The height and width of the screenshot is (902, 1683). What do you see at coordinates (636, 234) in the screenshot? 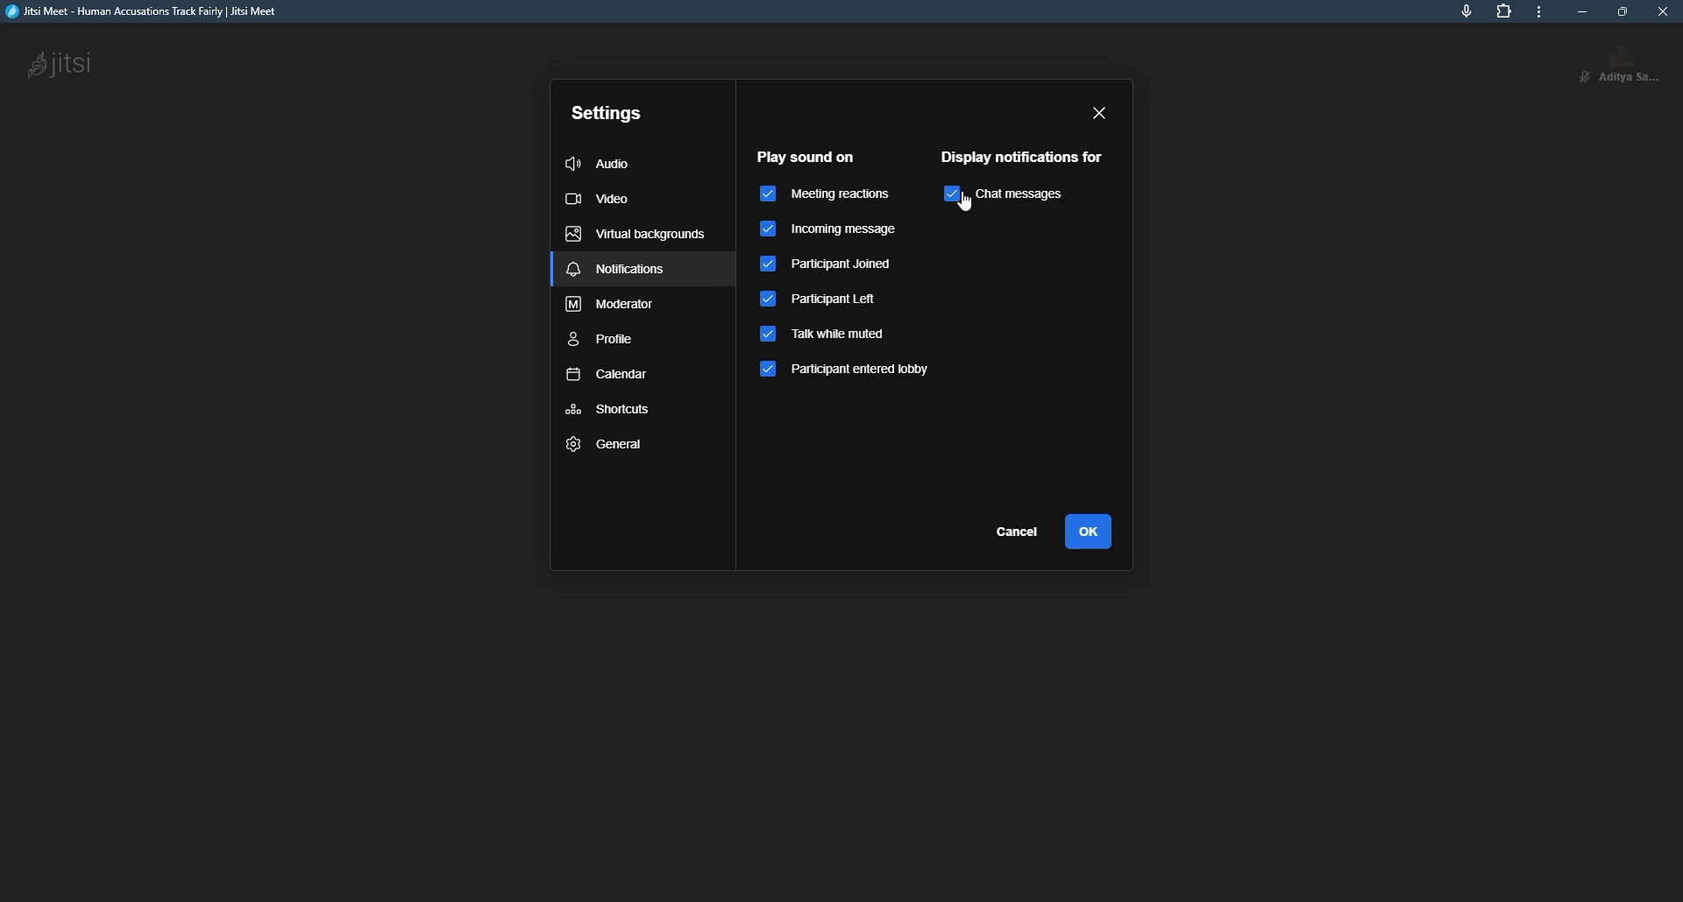
I see `virtual backgrounds` at bounding box center [636, 234].